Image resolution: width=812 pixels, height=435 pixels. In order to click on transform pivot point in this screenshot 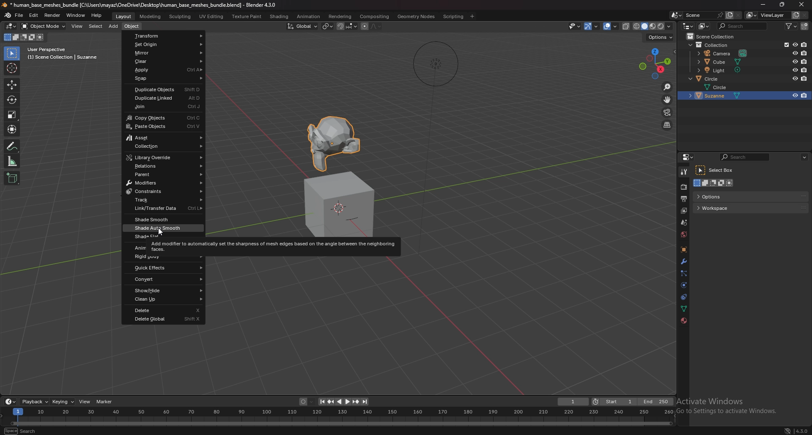, I will do `click(327, 27)`.